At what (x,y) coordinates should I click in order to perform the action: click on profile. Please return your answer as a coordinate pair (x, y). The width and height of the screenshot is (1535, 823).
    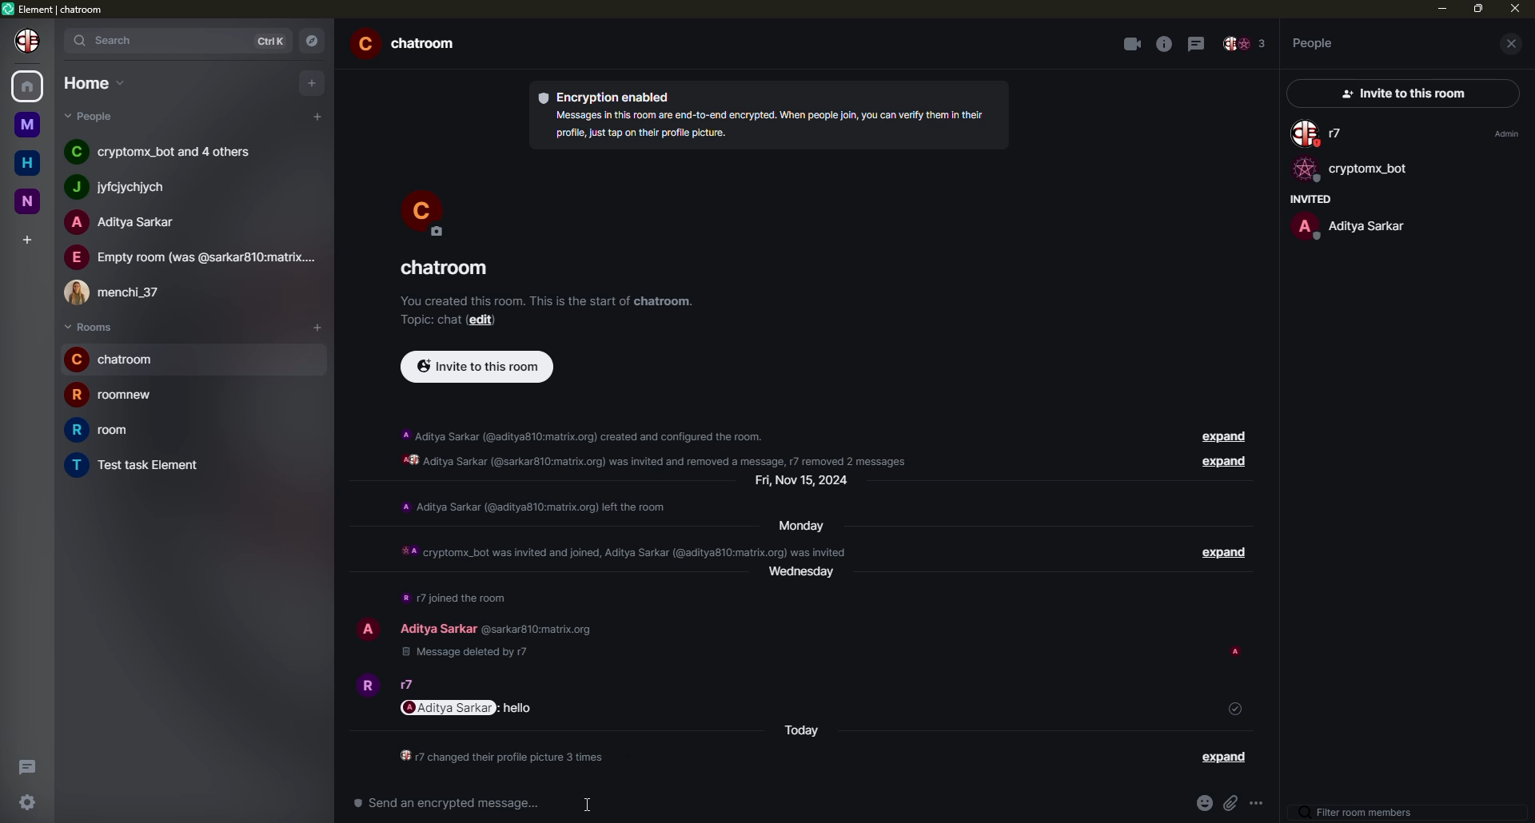
    Looking at the image, I should click on (424, 211).